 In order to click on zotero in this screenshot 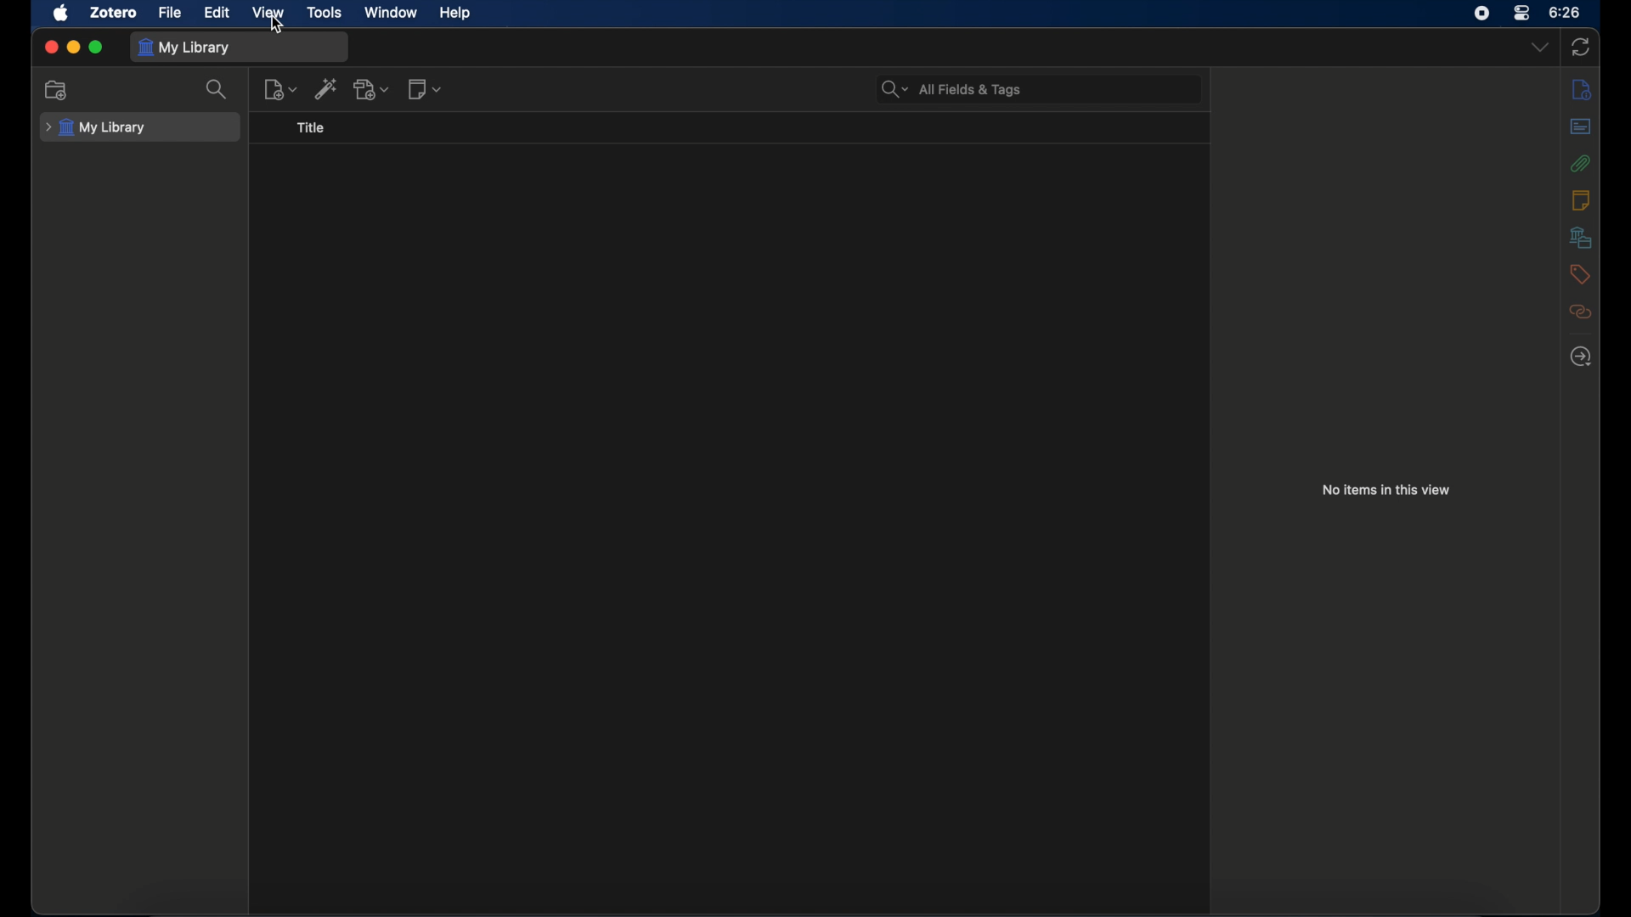, I will do `click(114, 12)`.